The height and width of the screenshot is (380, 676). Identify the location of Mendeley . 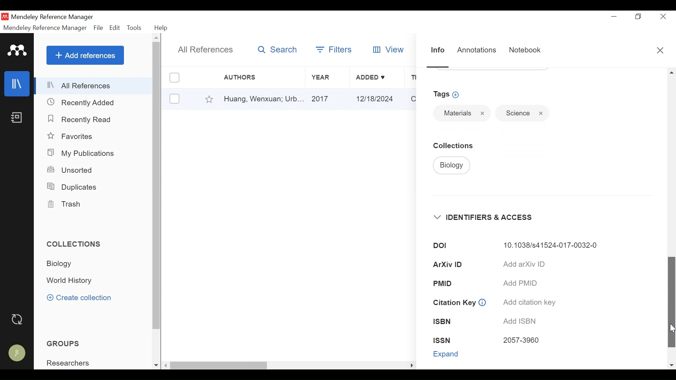
(17, 51).